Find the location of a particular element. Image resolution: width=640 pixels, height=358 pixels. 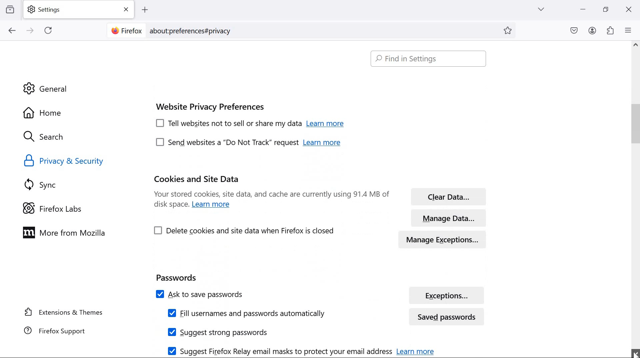

about:preferences#privacy is located at coordinates (195, 30).